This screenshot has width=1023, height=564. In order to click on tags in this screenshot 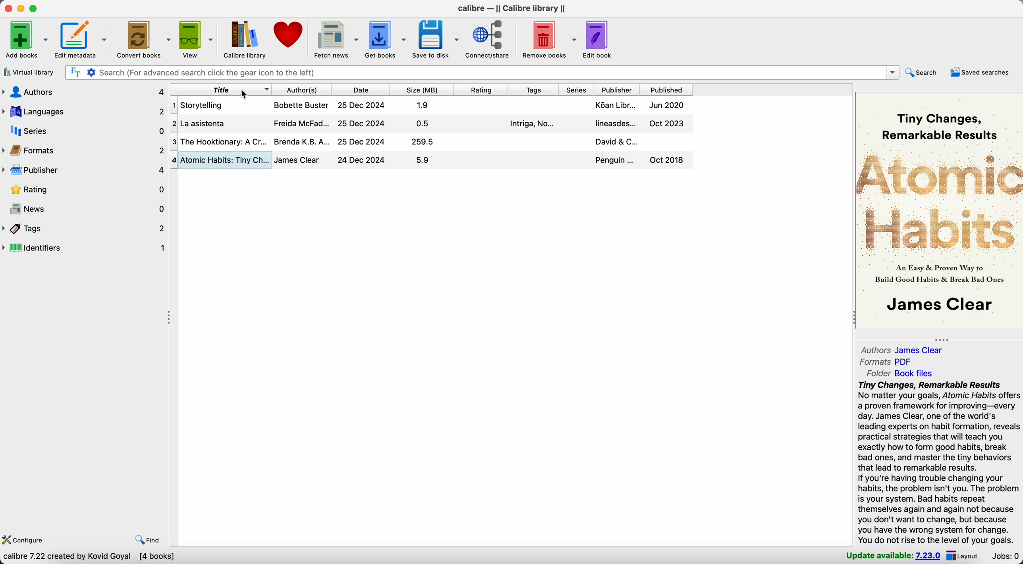, I will do `click(535, 89)`.